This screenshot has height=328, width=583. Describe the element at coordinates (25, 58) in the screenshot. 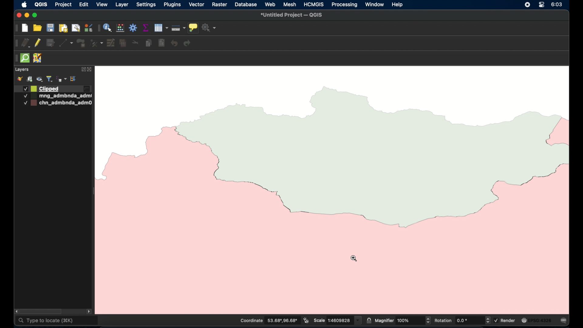

I see `quick osm` at that location.